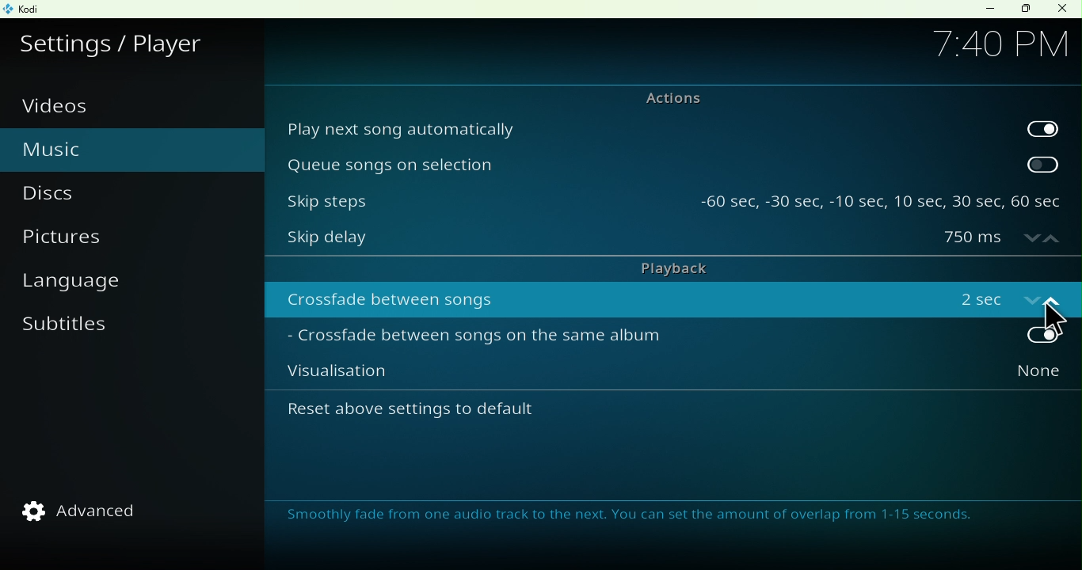 The width and height of the screenshot is (1082, 570). Describe the element at coordinates (638, 518) in the screenshot. I see `Note` at that location.